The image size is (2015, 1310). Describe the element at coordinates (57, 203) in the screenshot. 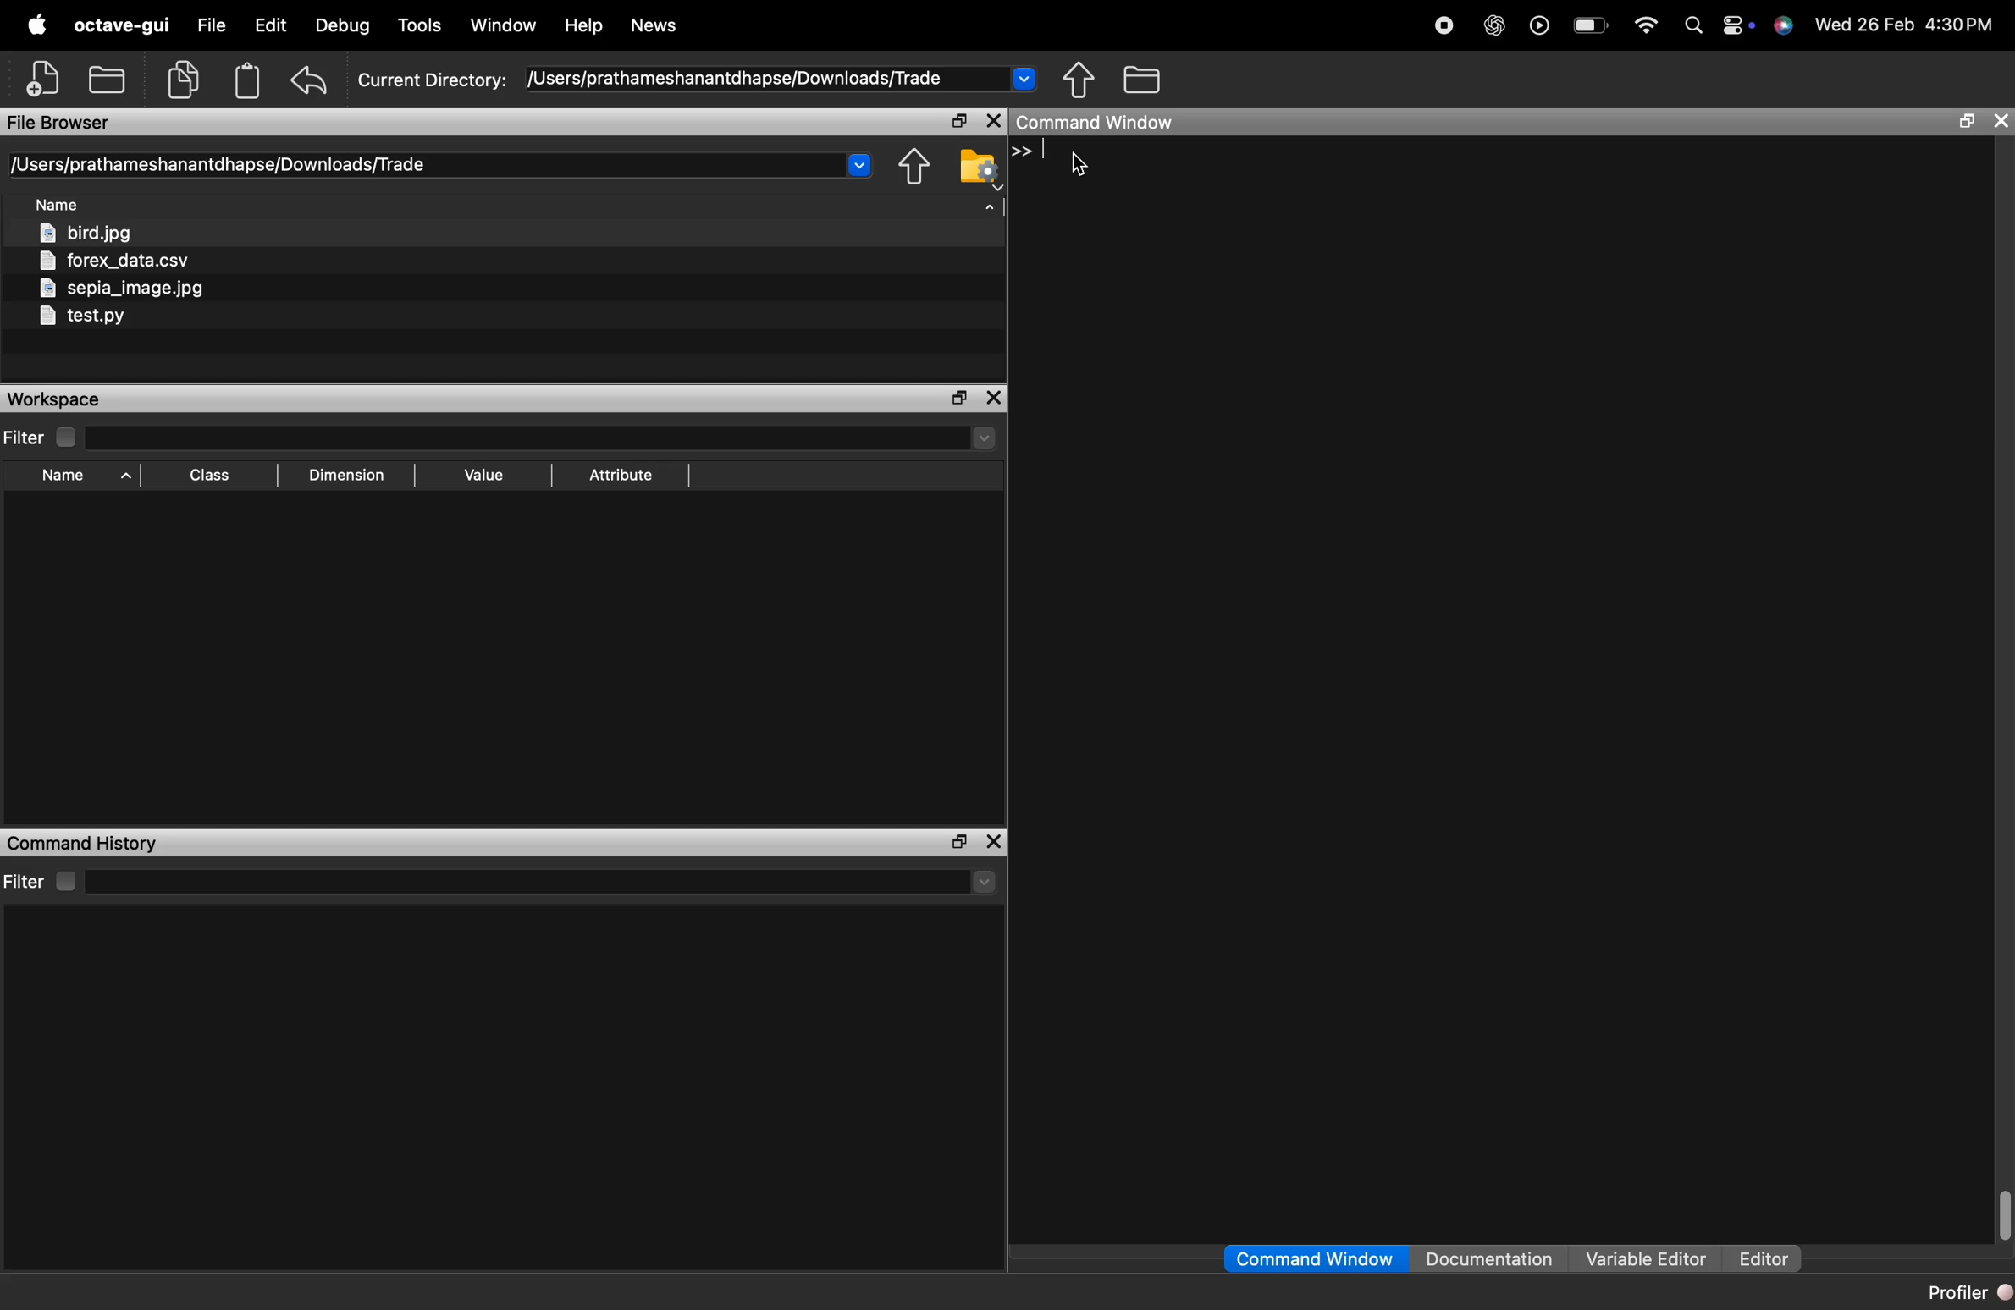

I see `Name` at that location.